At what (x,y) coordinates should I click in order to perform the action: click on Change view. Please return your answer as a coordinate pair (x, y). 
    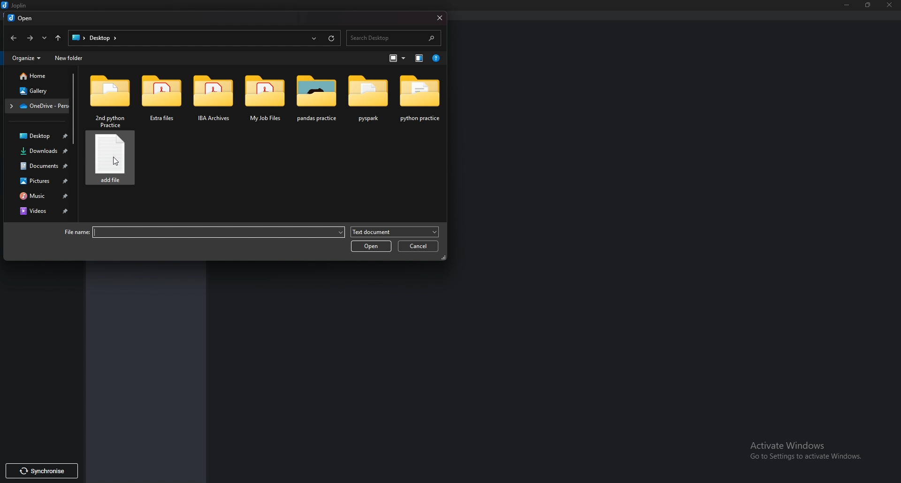
    Looking at the image, I should click on (397, 58).